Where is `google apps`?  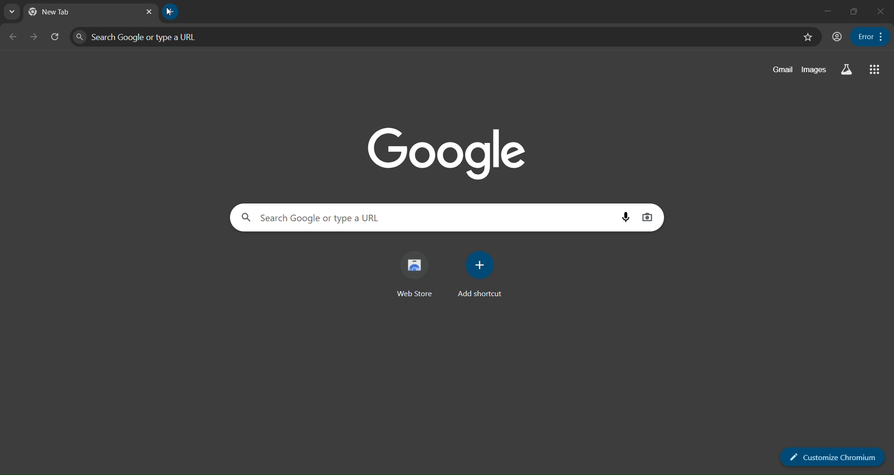
google apps is located at coordinates (876, 70).